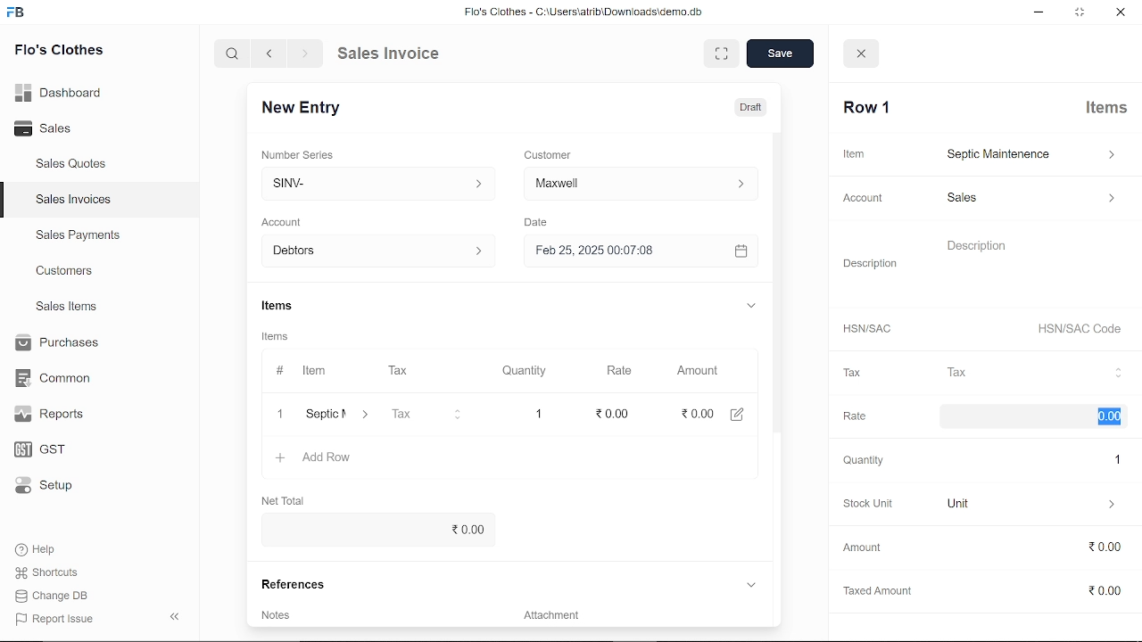 The width and height of the screenshot is (1142, 642). I want to click on 1, so click(537, 411).